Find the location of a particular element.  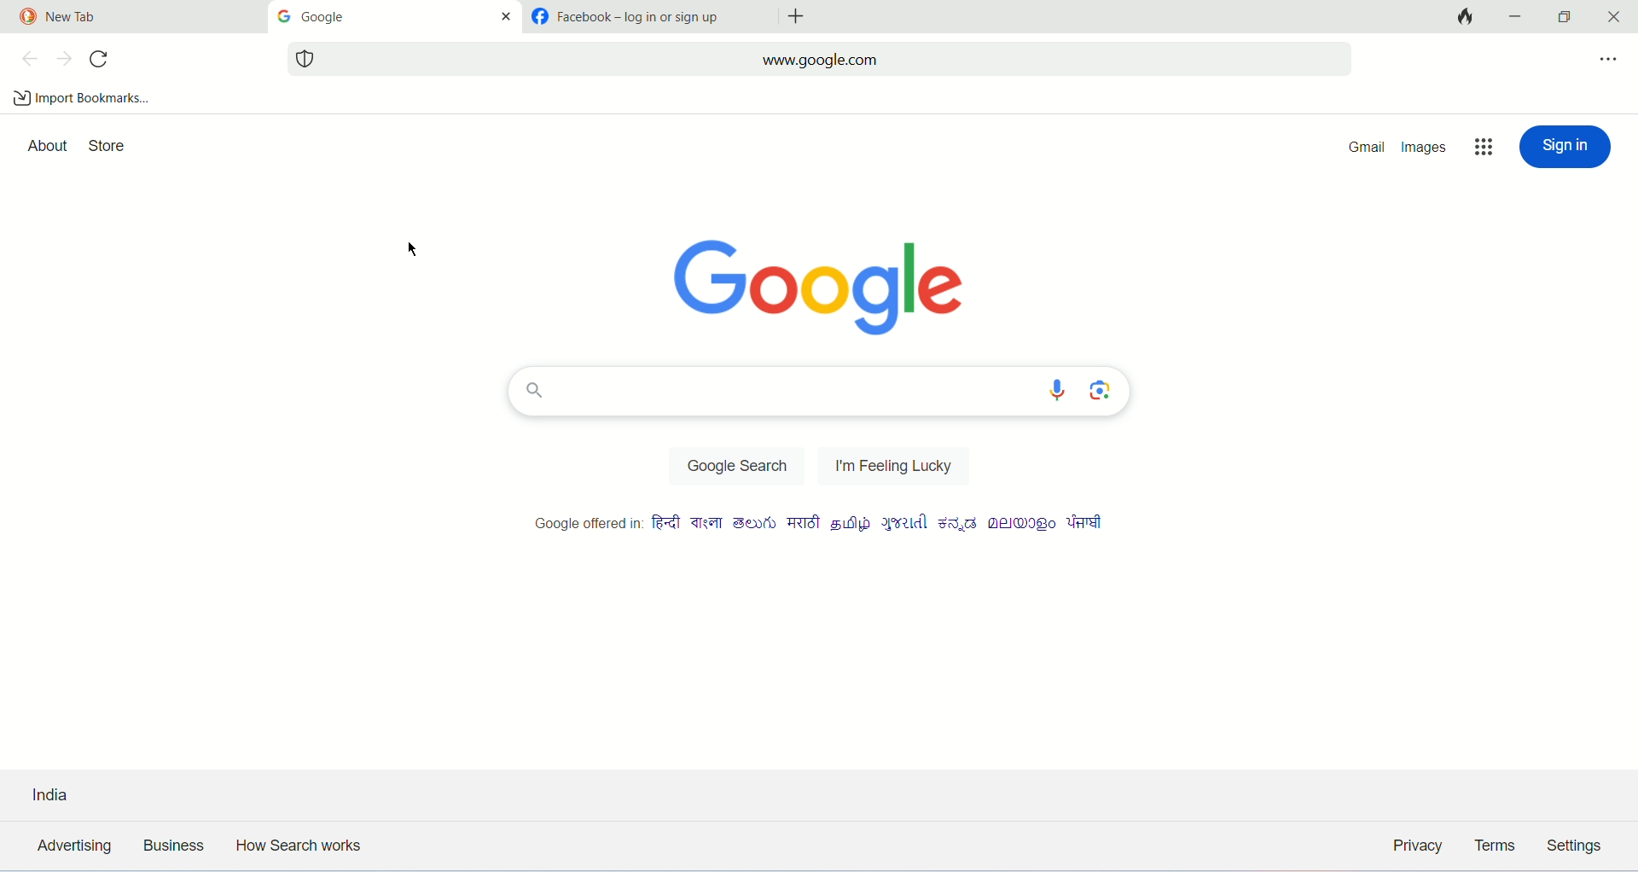

settings is located at coordinates (1576, 842).